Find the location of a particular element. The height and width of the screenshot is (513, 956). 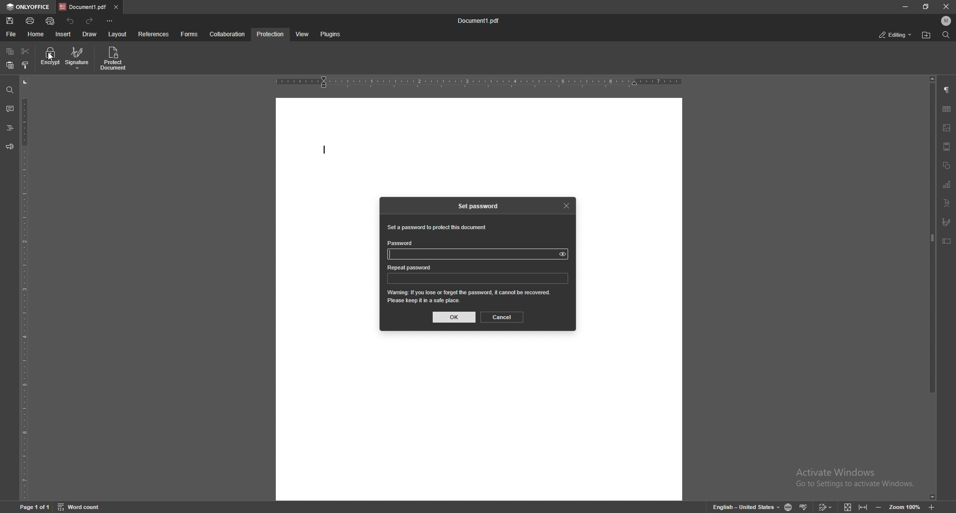

copy is located at coordinates (9, 52).